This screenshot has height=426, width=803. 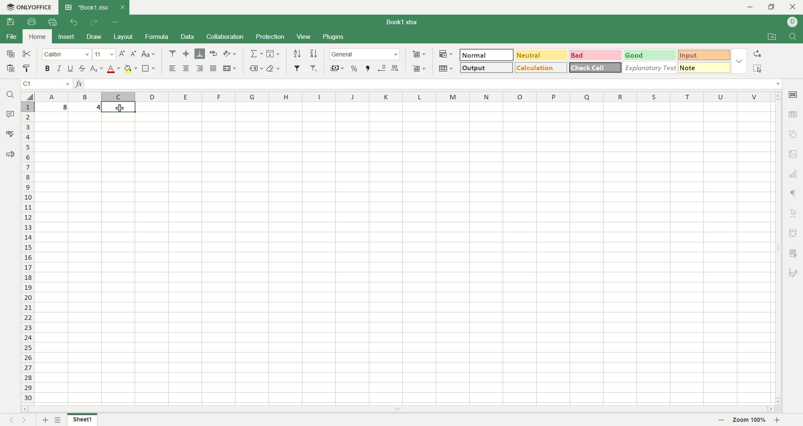 I want to click on text art , so click(x=794, y=214).